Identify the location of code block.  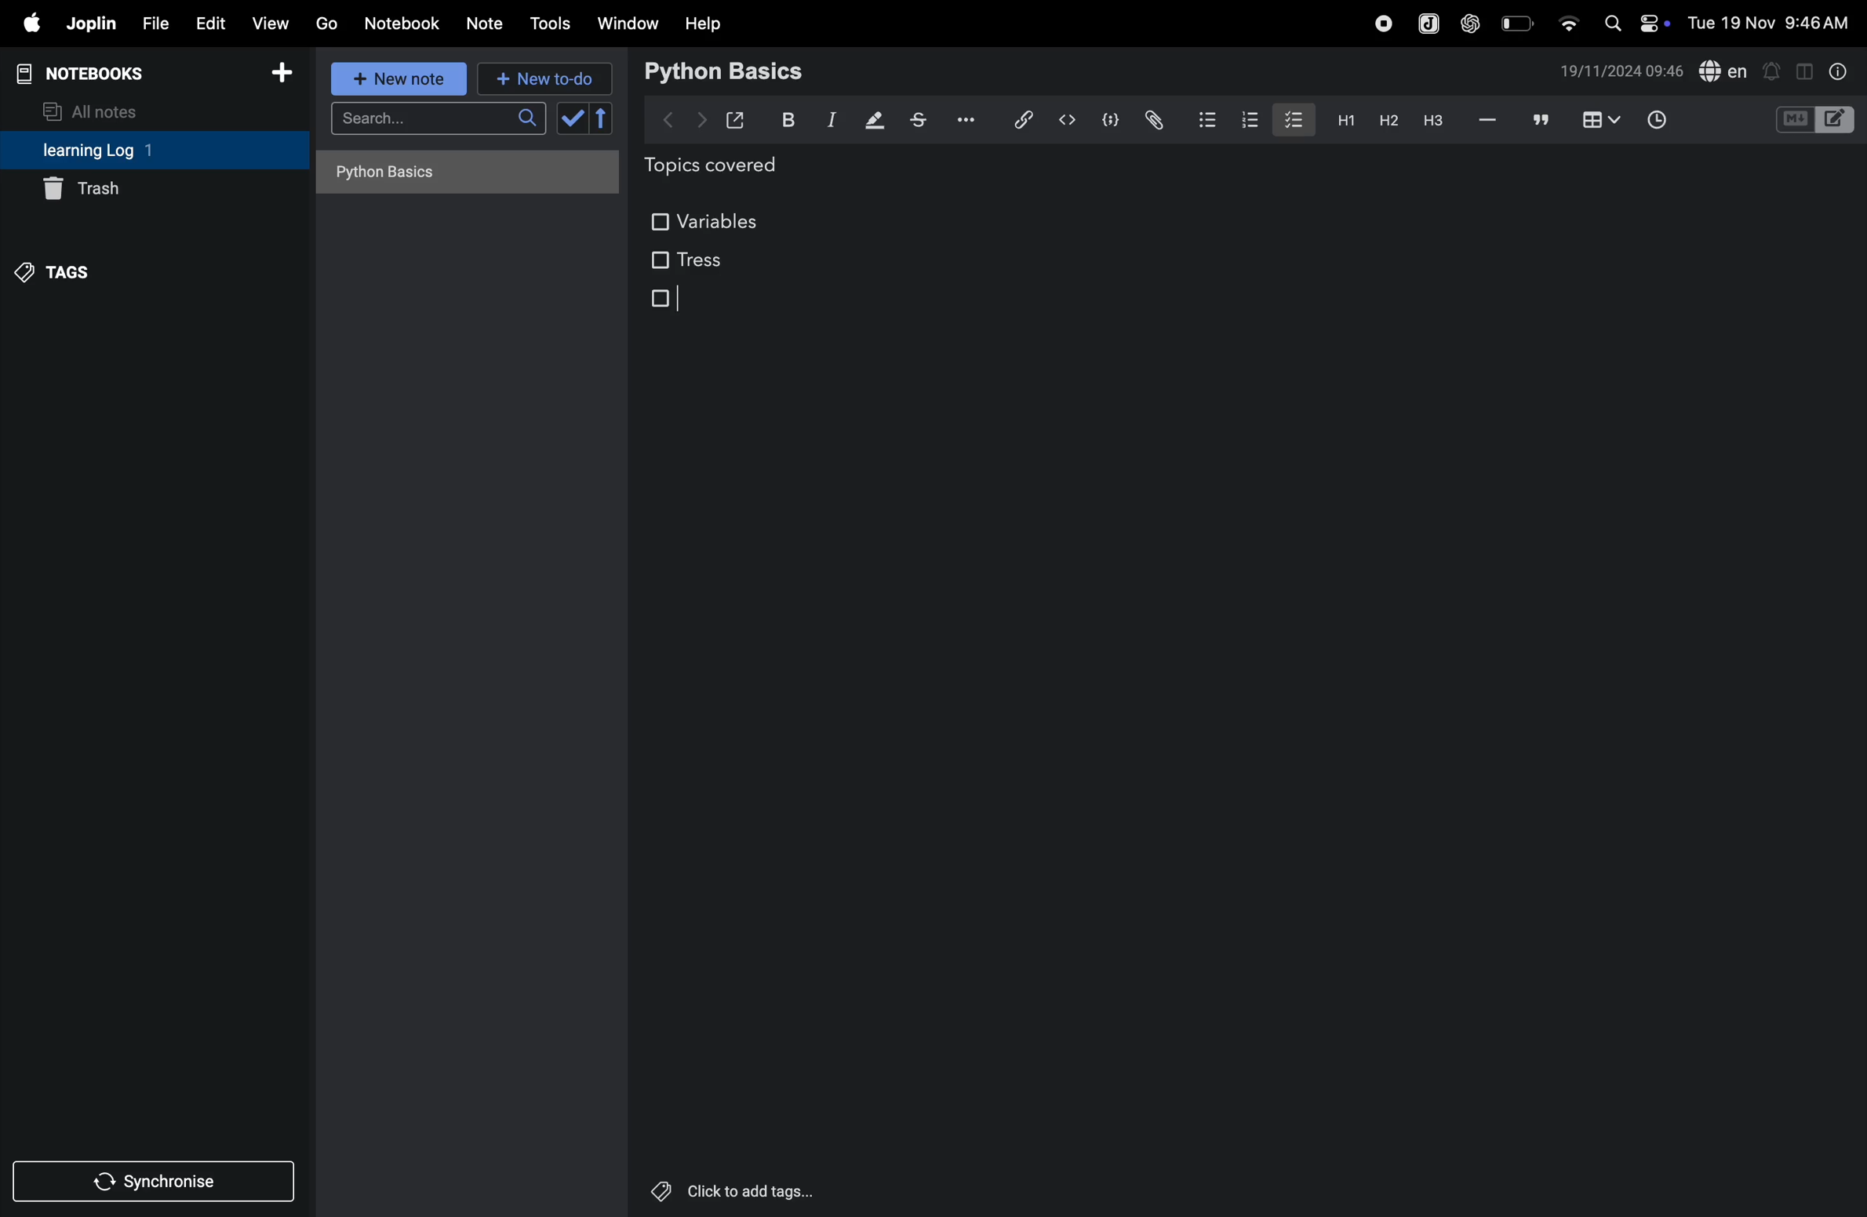
(1108, 122).